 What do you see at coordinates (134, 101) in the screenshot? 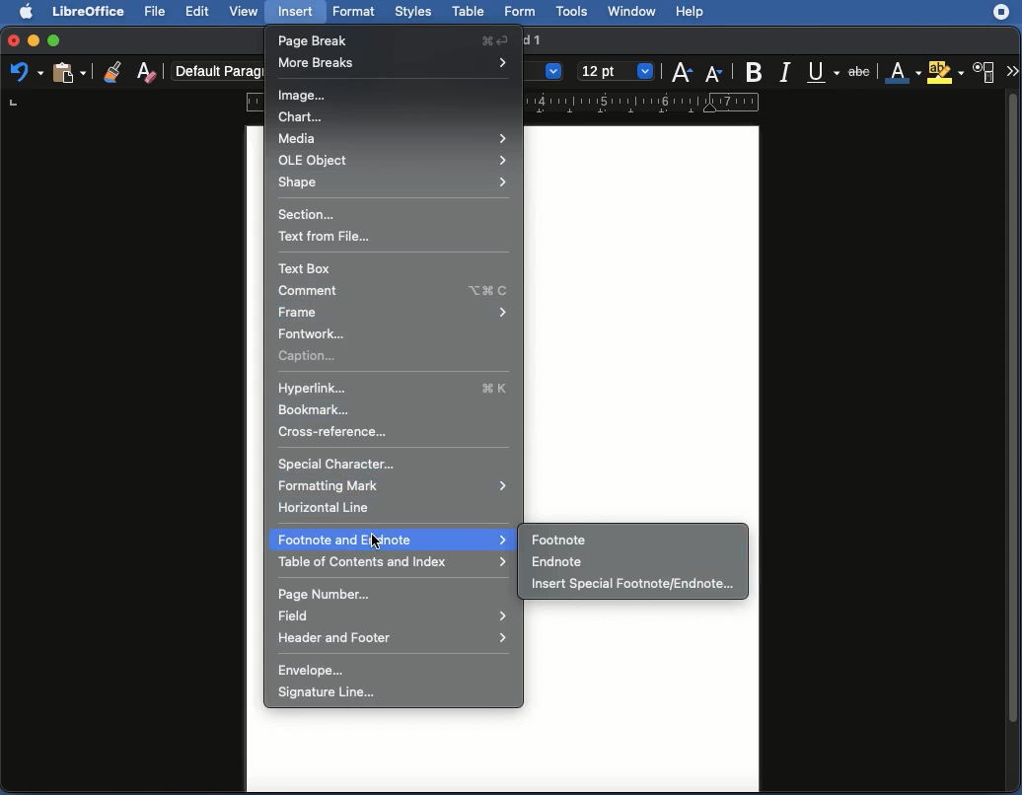
I see `Ruler` at bounding box center [134, 101].